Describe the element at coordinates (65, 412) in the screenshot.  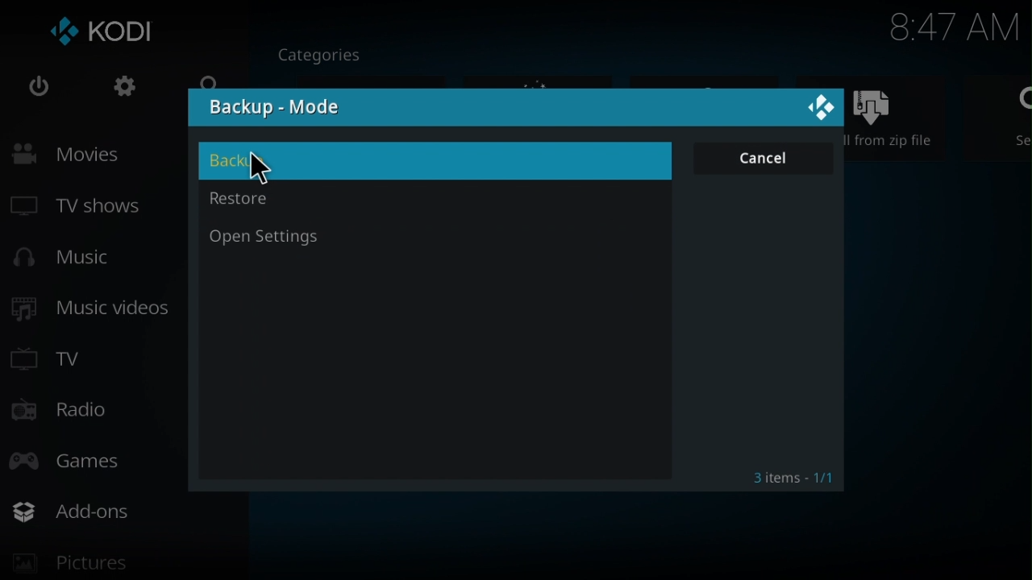
I see `Radio ` at that location.